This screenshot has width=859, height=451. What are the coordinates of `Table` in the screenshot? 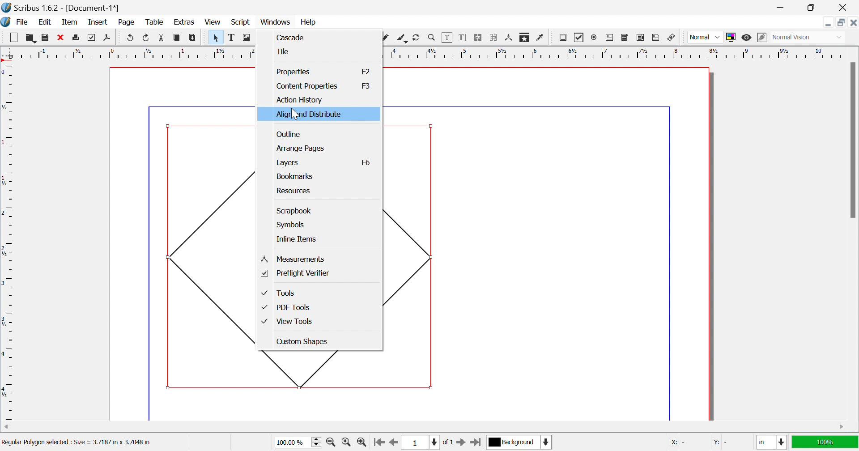 It's located at (153, 22).